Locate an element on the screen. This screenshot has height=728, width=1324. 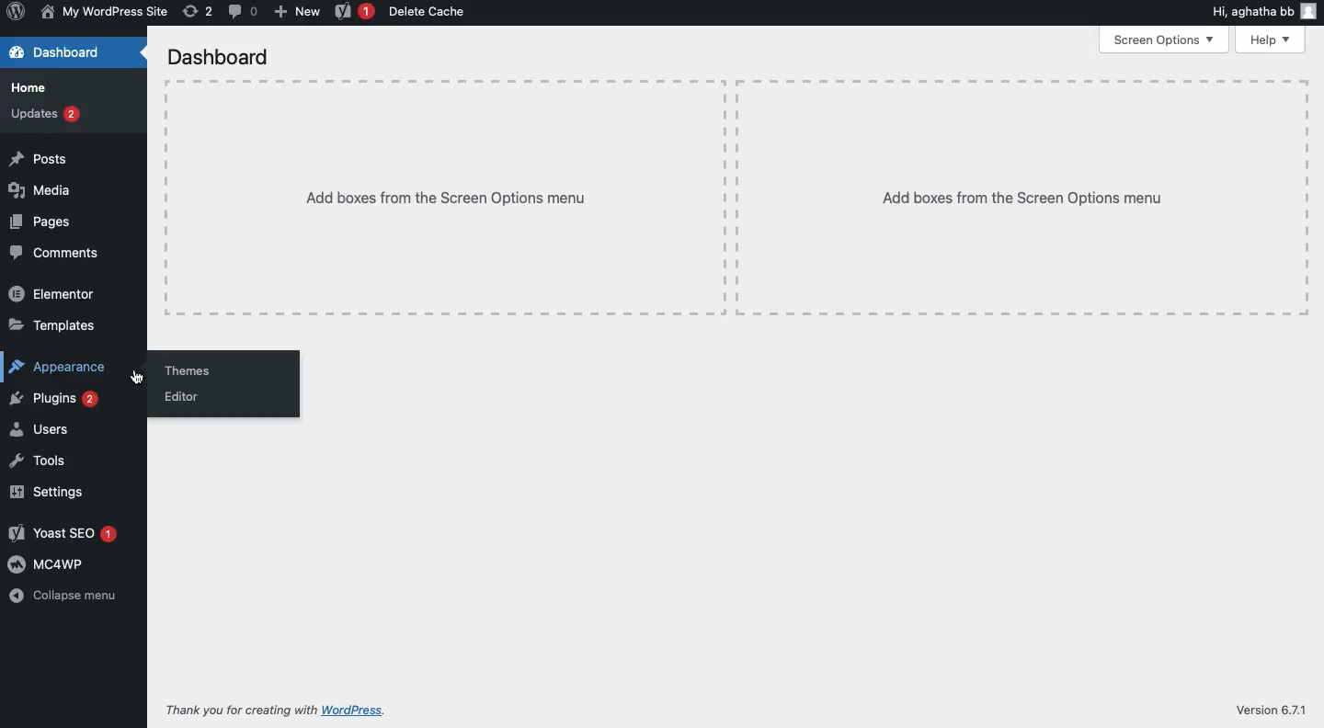
Comments is located at coordinates (62, 254).